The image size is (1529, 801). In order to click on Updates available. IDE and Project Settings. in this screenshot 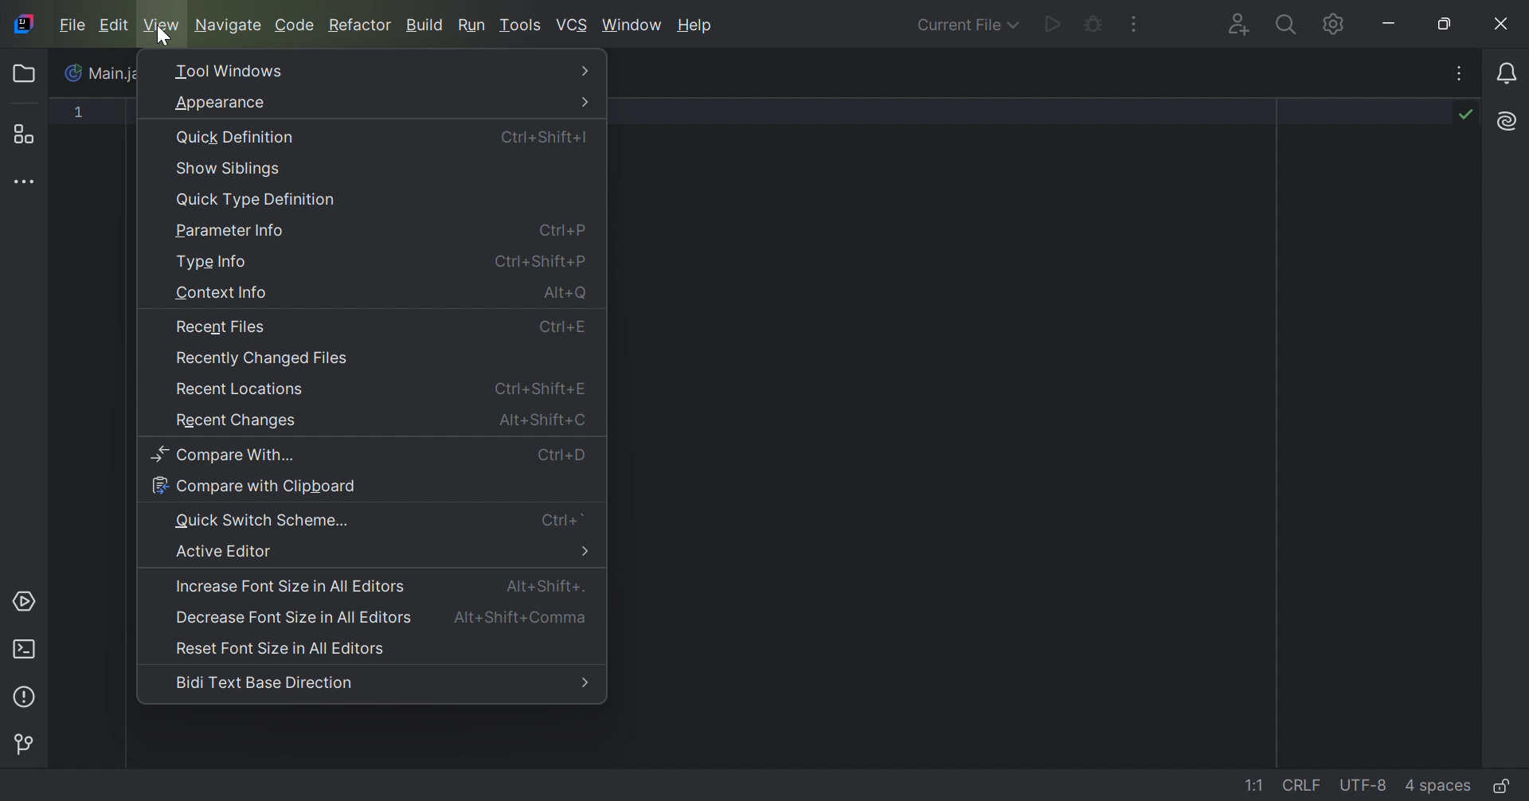, I will do `click(1312, 24)`.